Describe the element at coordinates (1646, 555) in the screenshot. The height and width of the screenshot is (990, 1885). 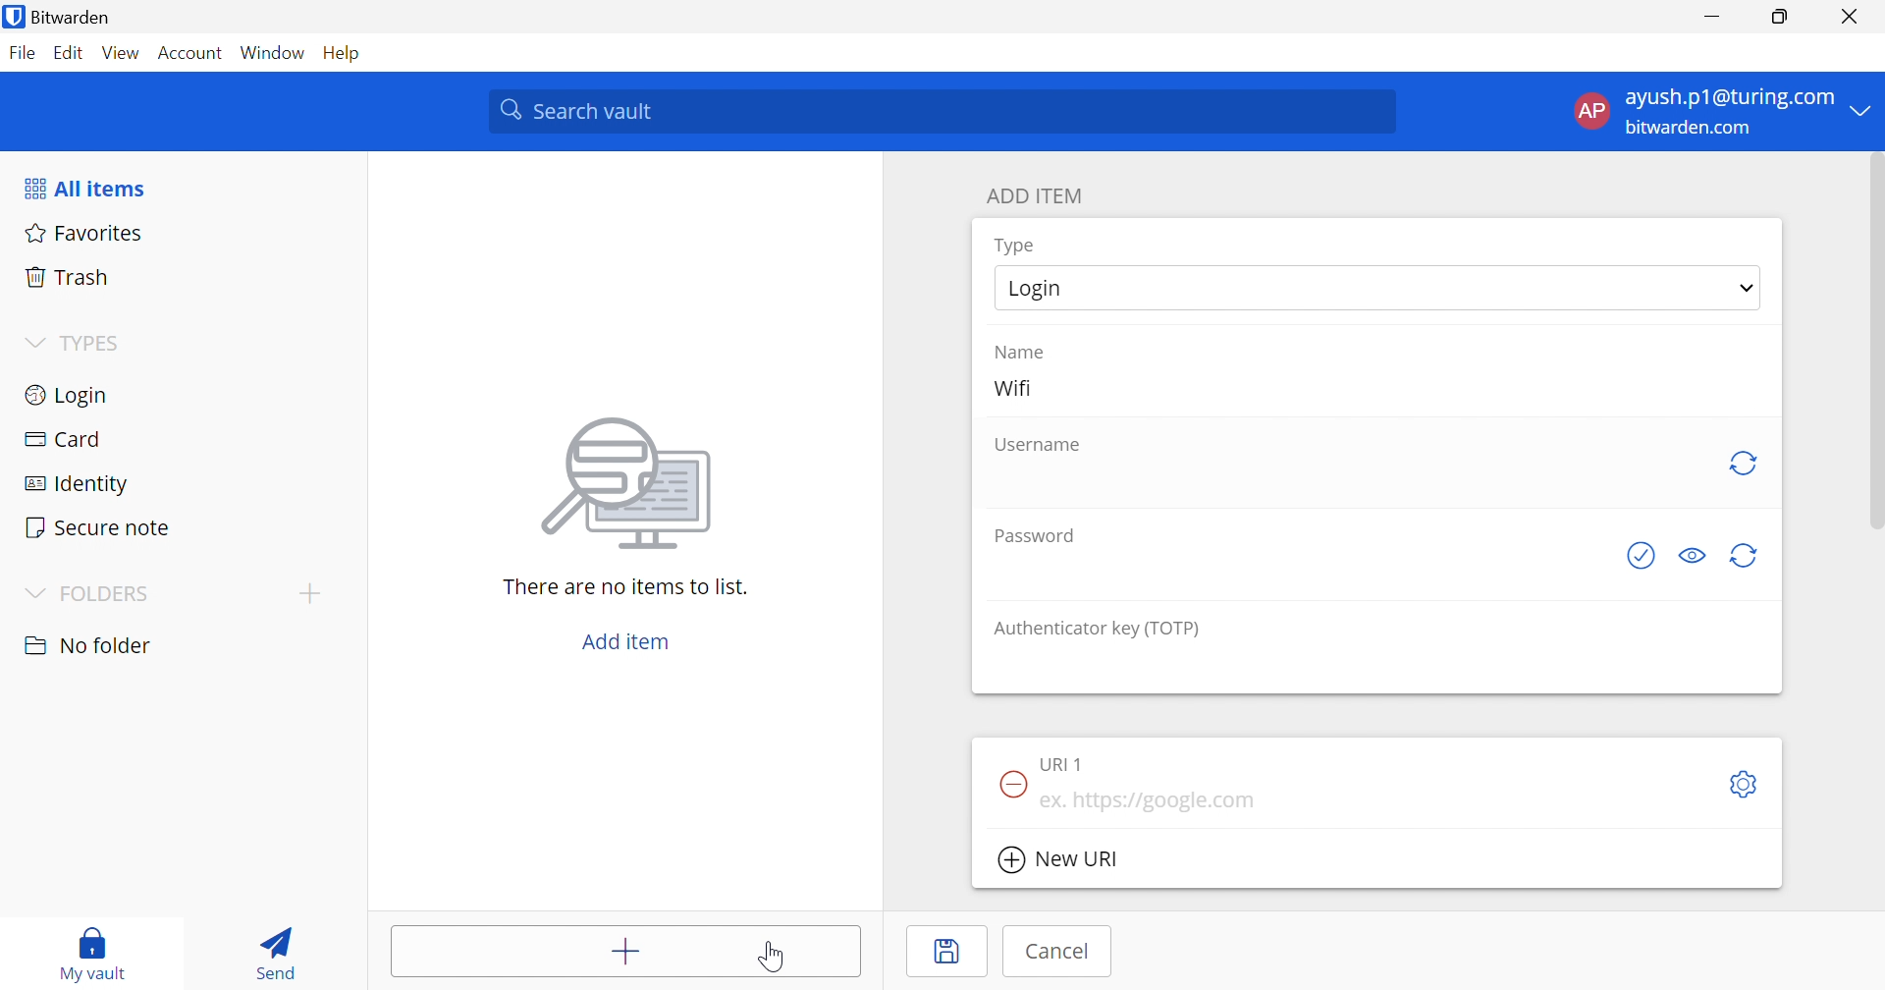
I see `Check if password has been exposed` at that location.